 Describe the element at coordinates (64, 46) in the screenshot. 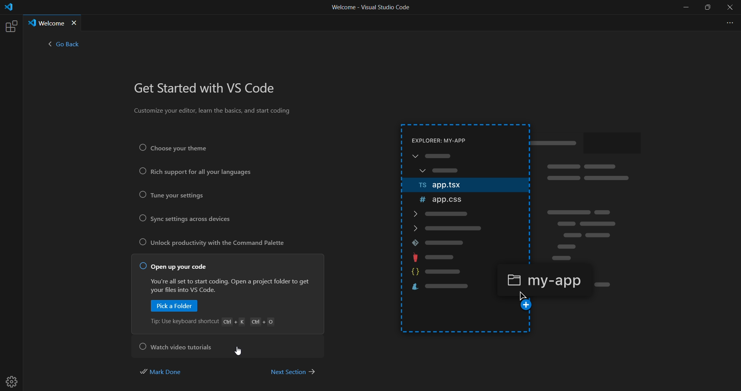

I see `< go back` at that location.